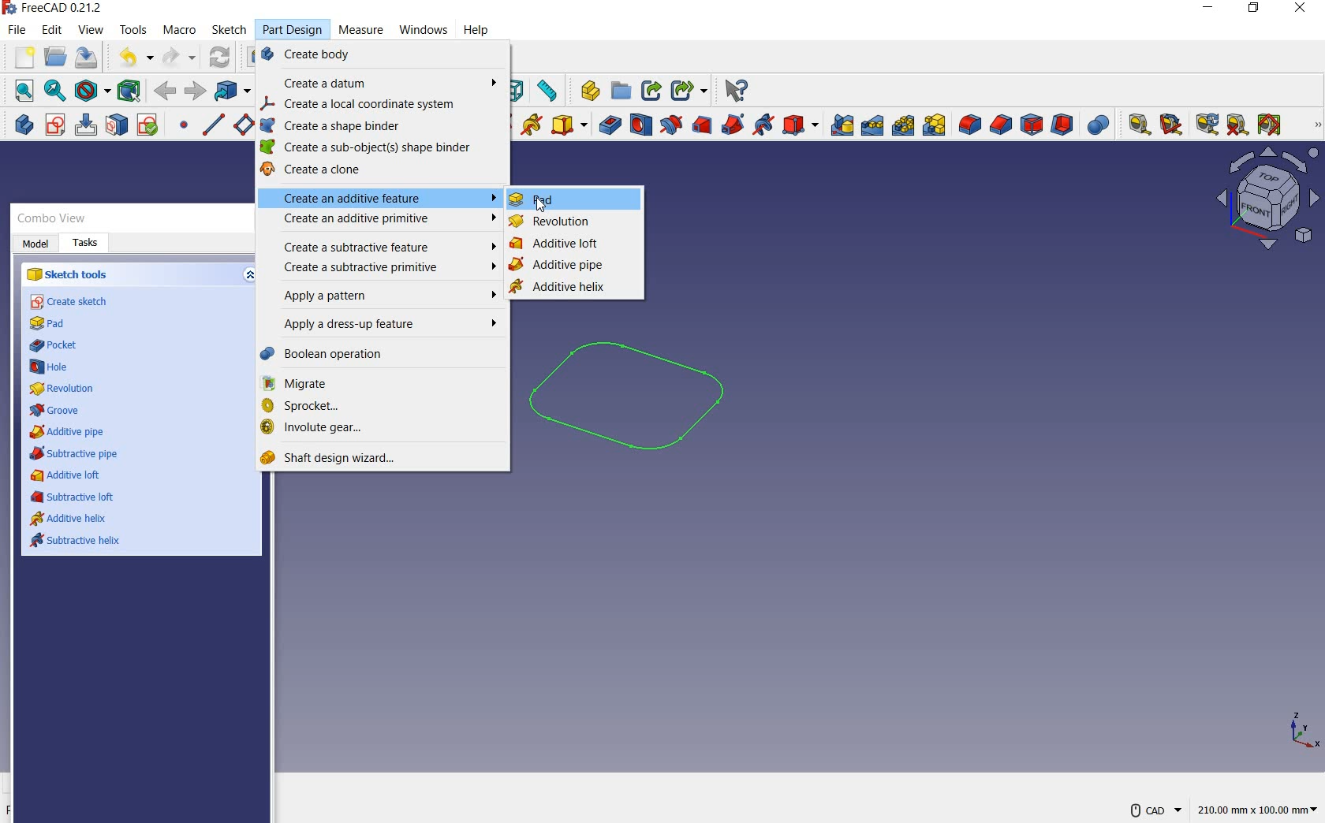 This screenshot has width=1325, height=823. Describe the element at coordinates (22, 91) in the screenshot. I see `fit all` at that location.